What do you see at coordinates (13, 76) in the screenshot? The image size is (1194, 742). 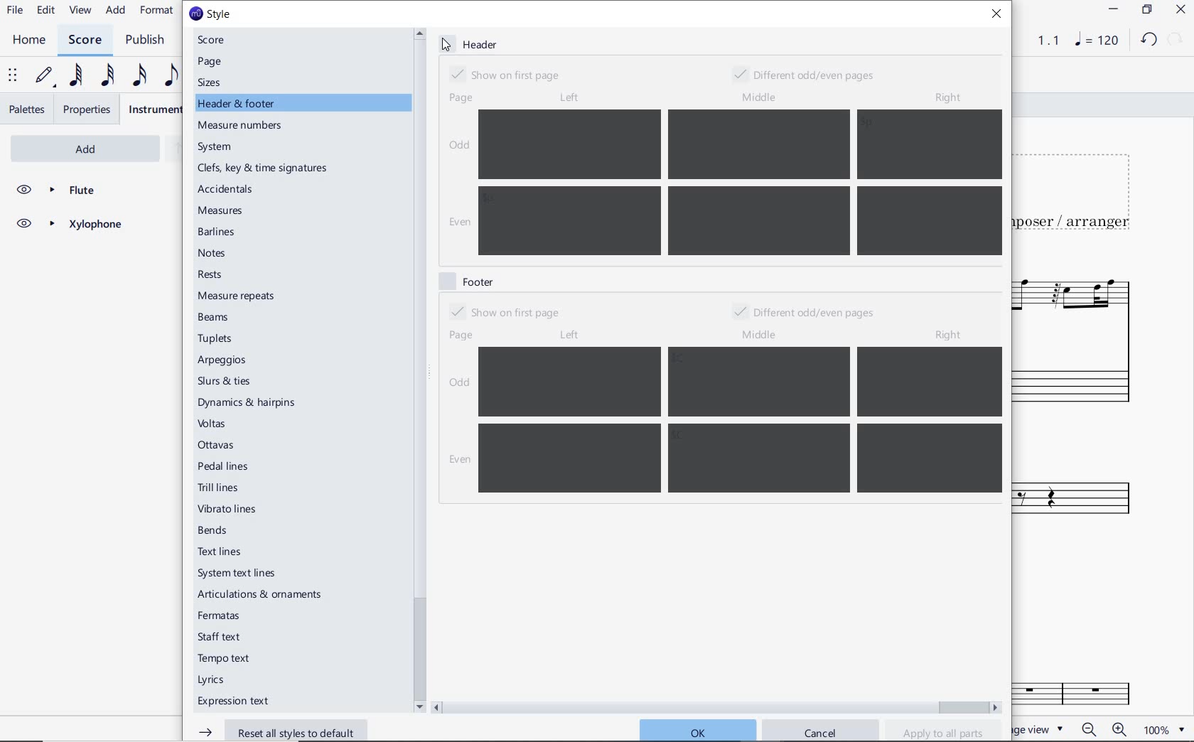 I see `SELECT TO MOVE` at bounding box center [13, 76].